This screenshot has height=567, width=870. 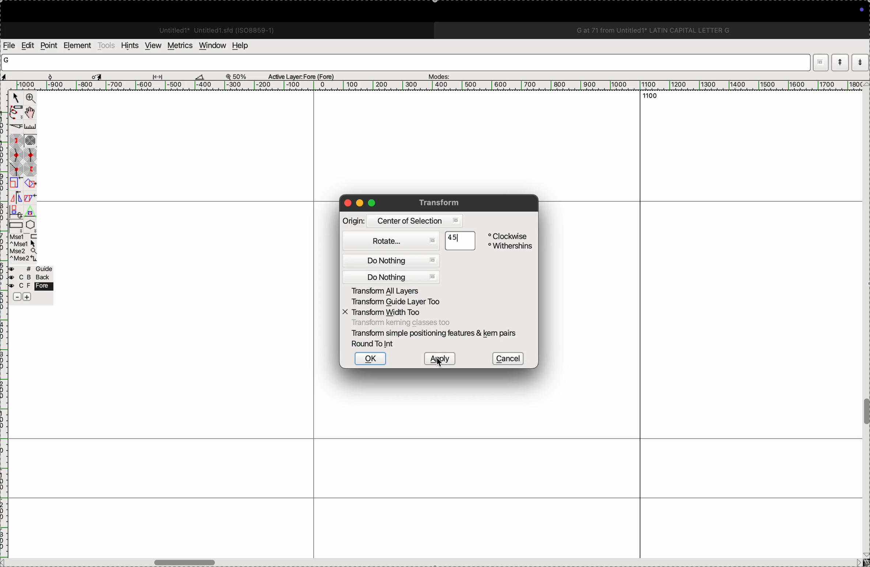 What do you see at coordinates (440, 203) in the screenshot?
I see `Transform` at bounding box center [440, 203].